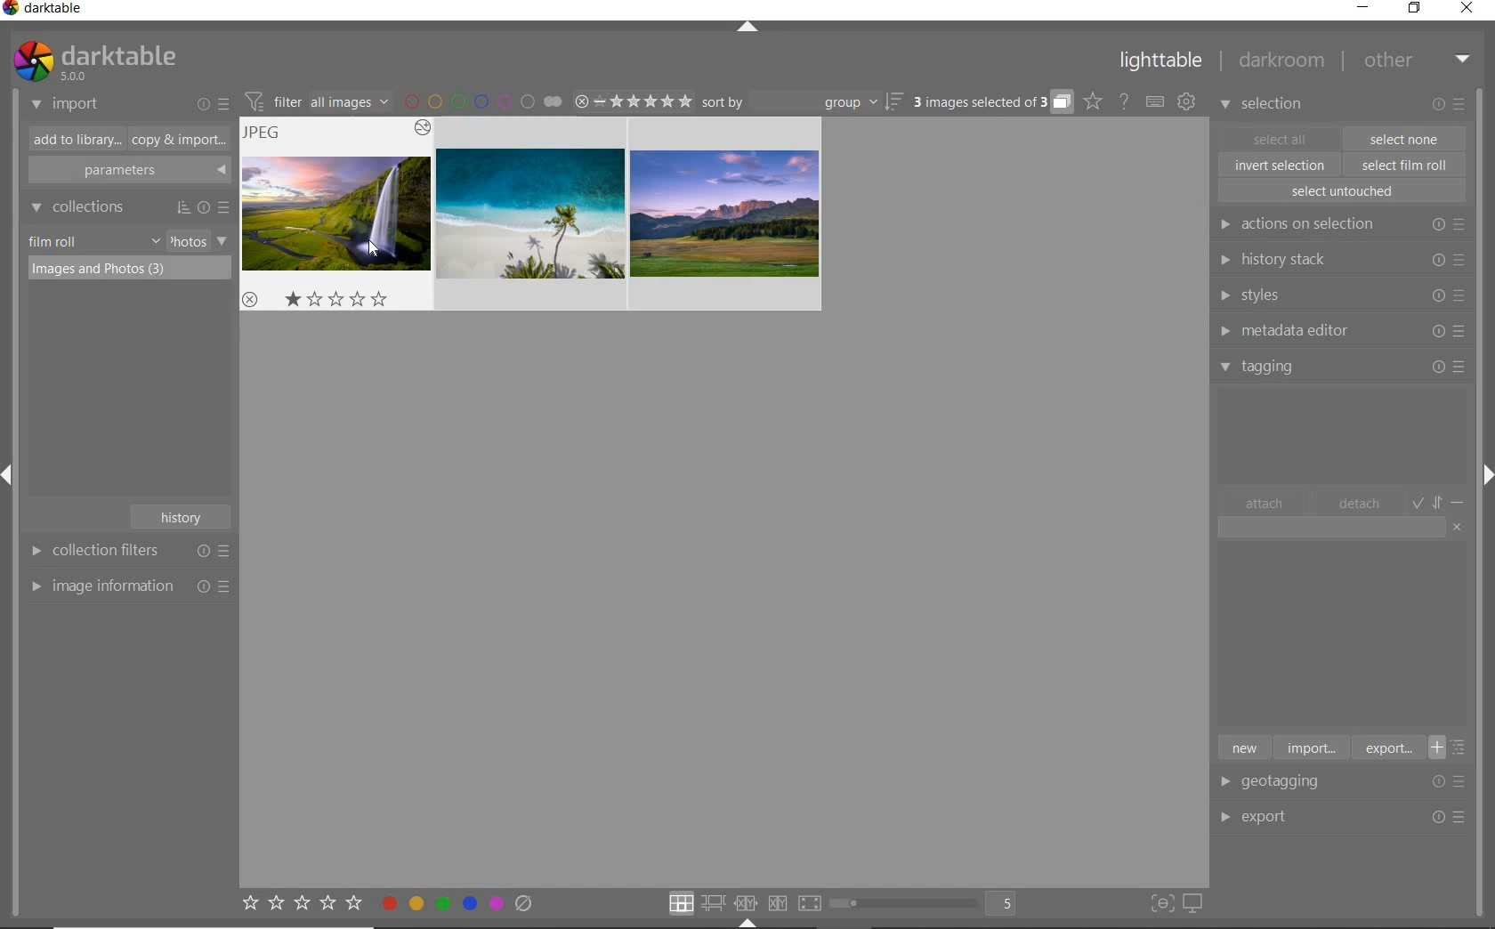 The width and height of the screenshot is (1495, 929). I want to click on collections, so click(127, 207).